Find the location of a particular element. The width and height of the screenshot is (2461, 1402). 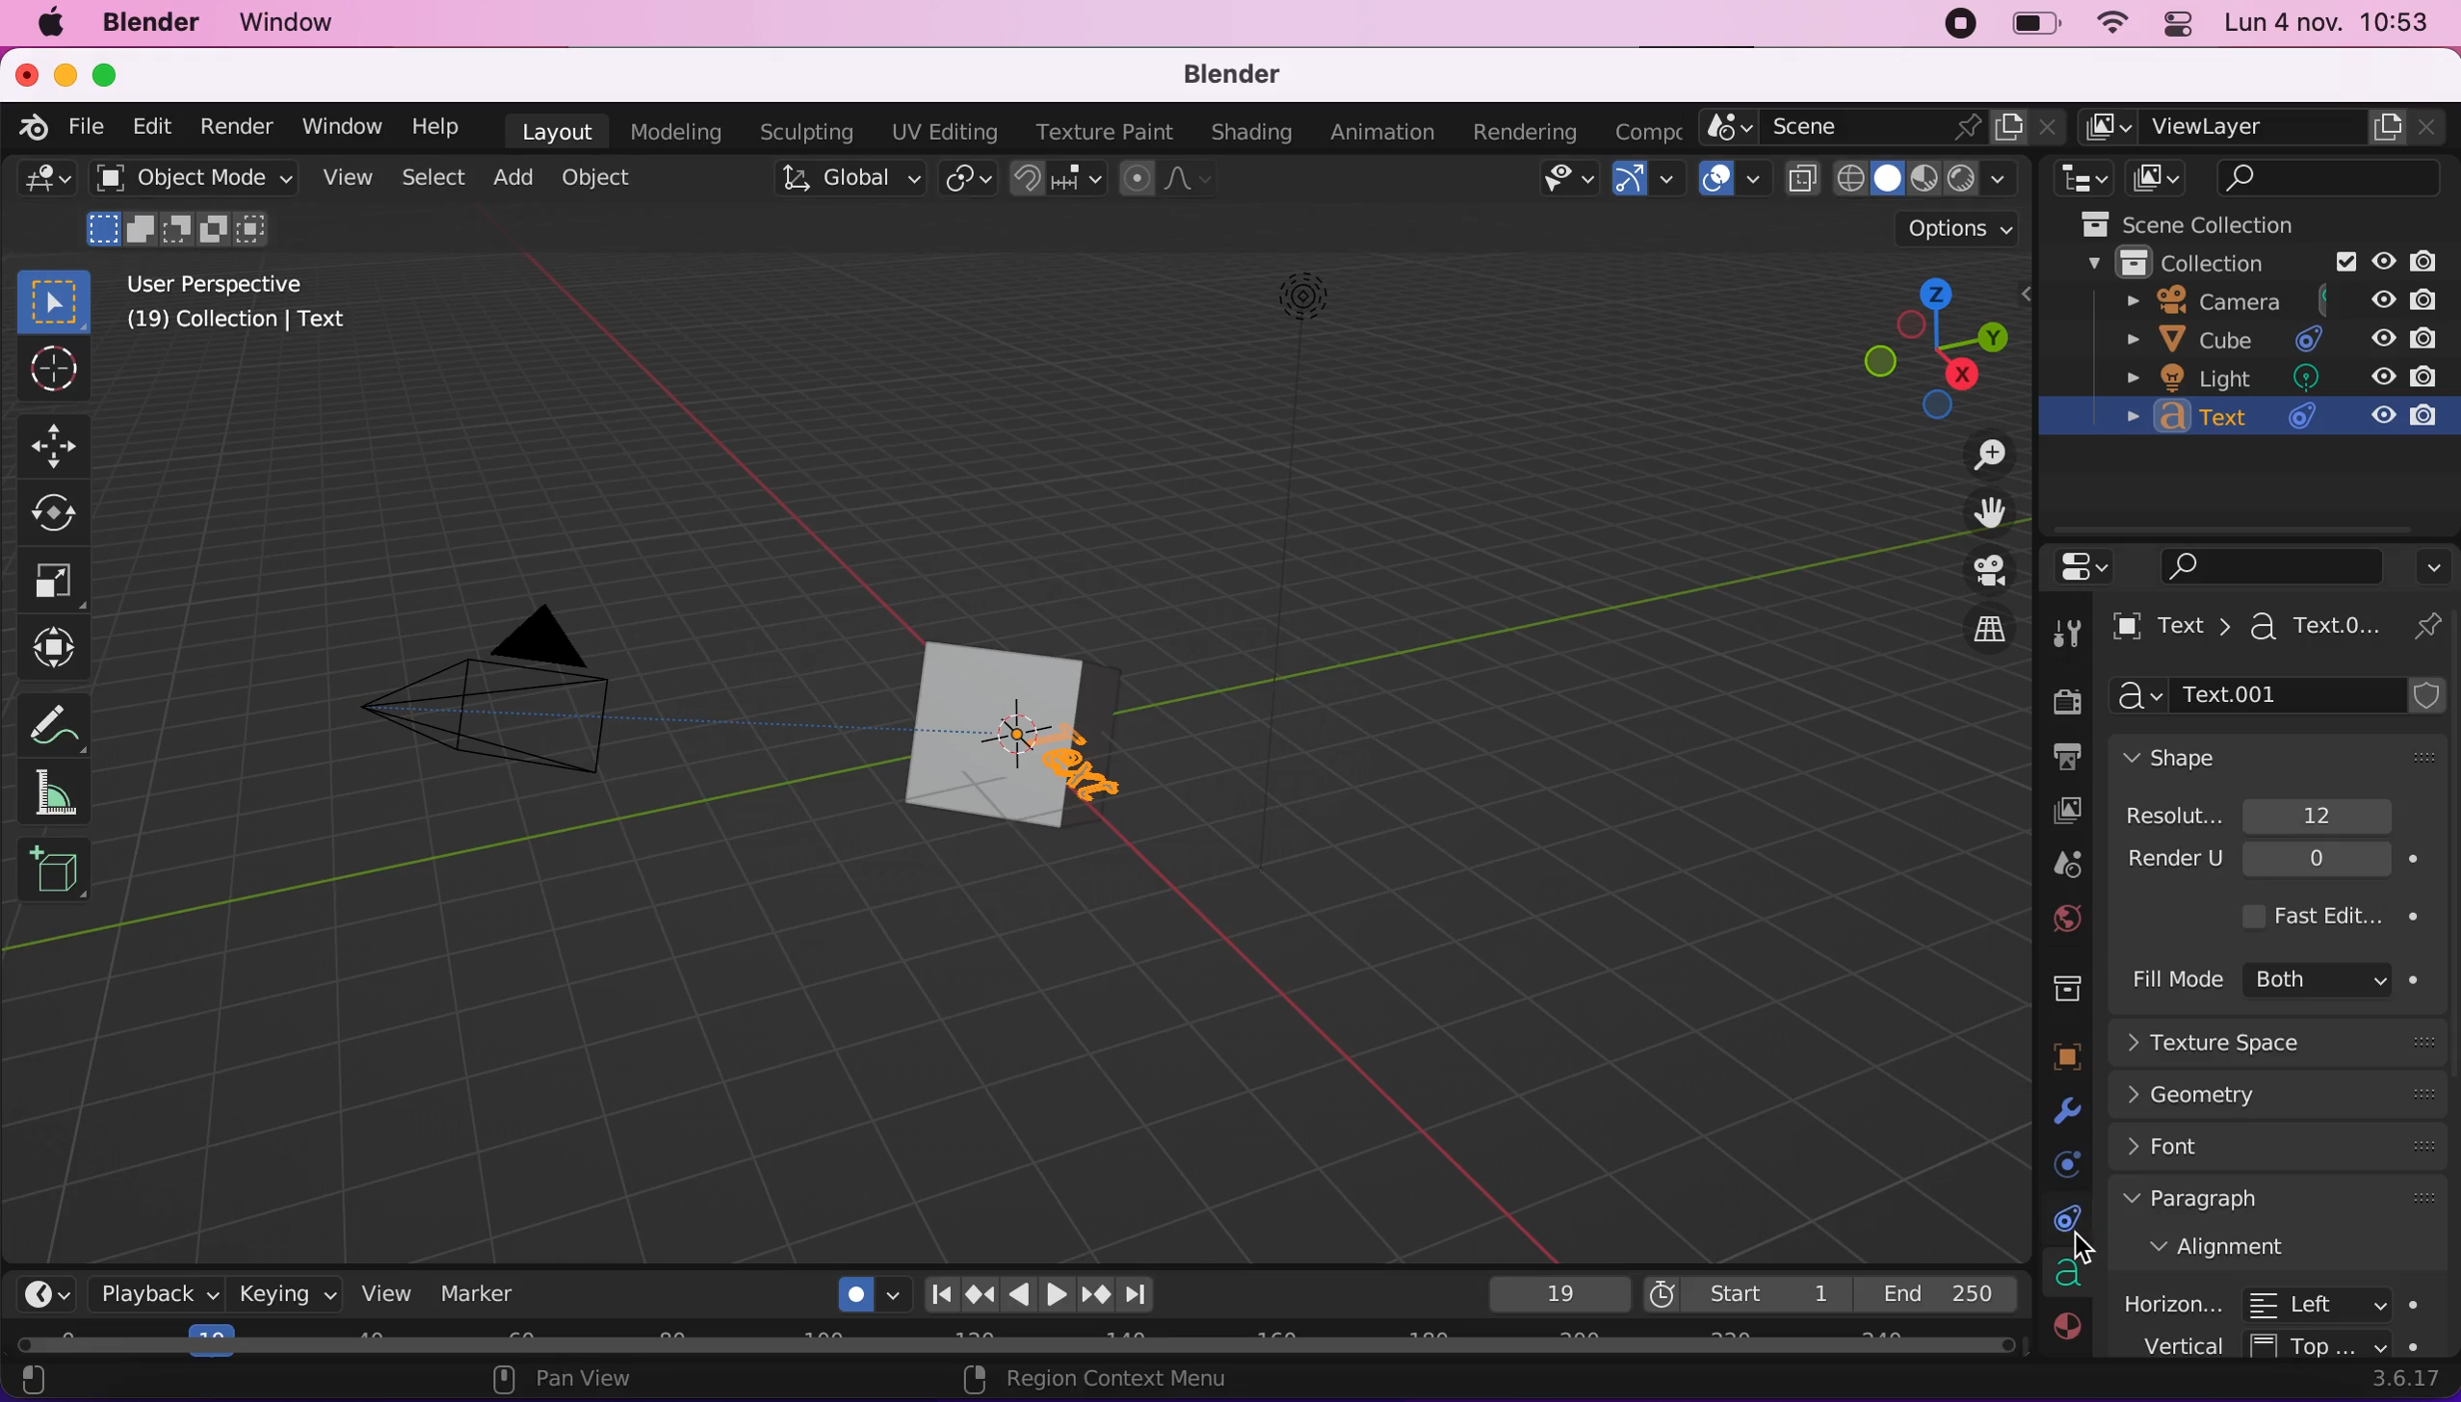

measure is located at coordinates (66, 791).